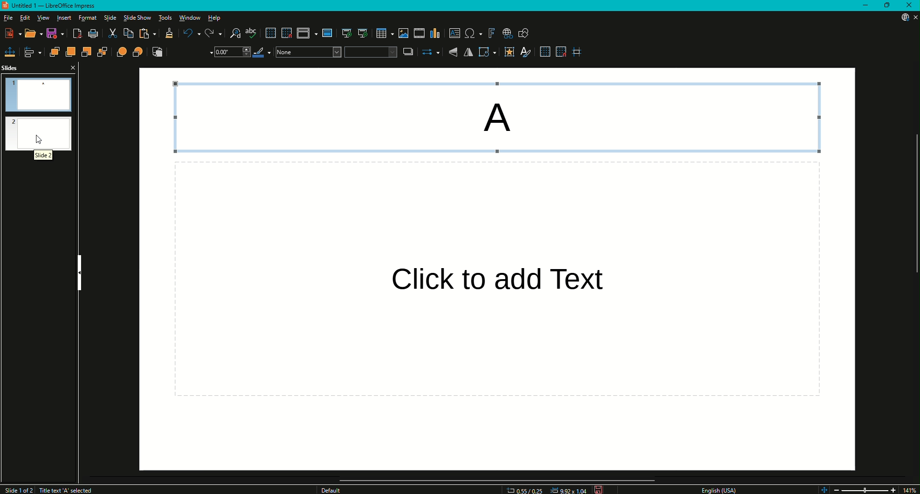  What do you see at coordinates (362, 32) in the screenshot?
I see `Start from Current Slide` at bounding box center [362, 32].